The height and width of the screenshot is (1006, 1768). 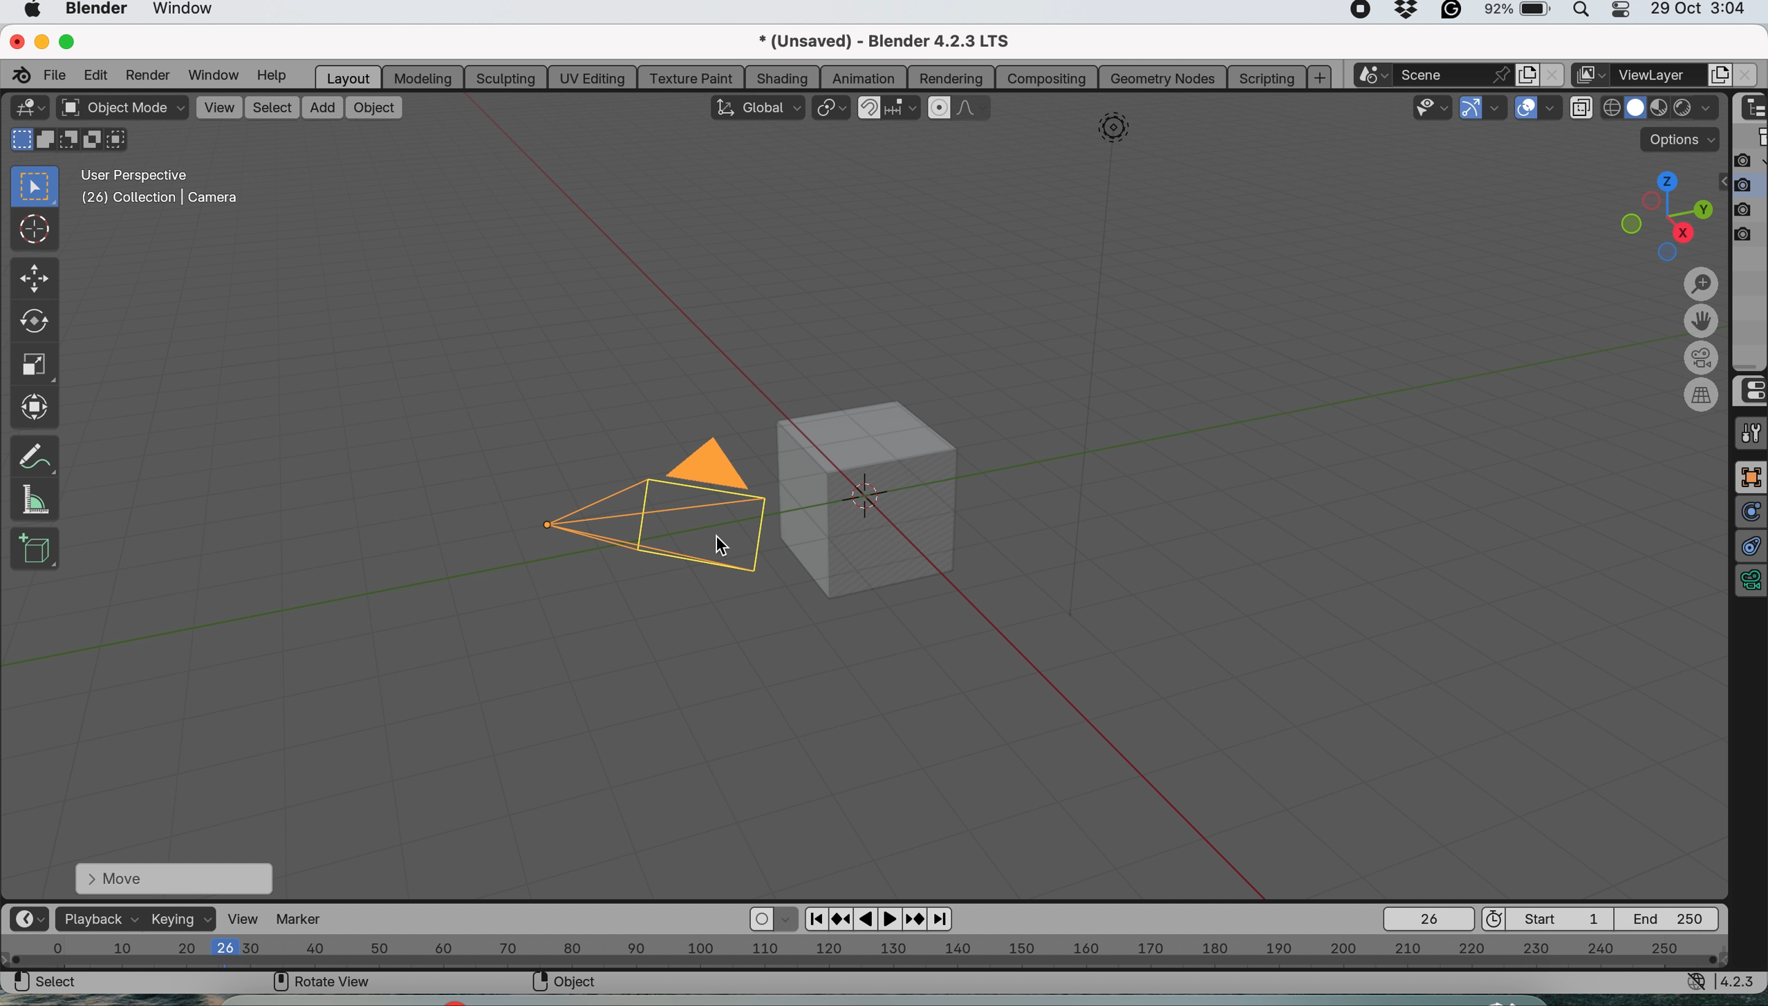 What do you see at coordinates (1750, 512) in the screenshot?
I see `physics` at bounding box center [1750, 512].